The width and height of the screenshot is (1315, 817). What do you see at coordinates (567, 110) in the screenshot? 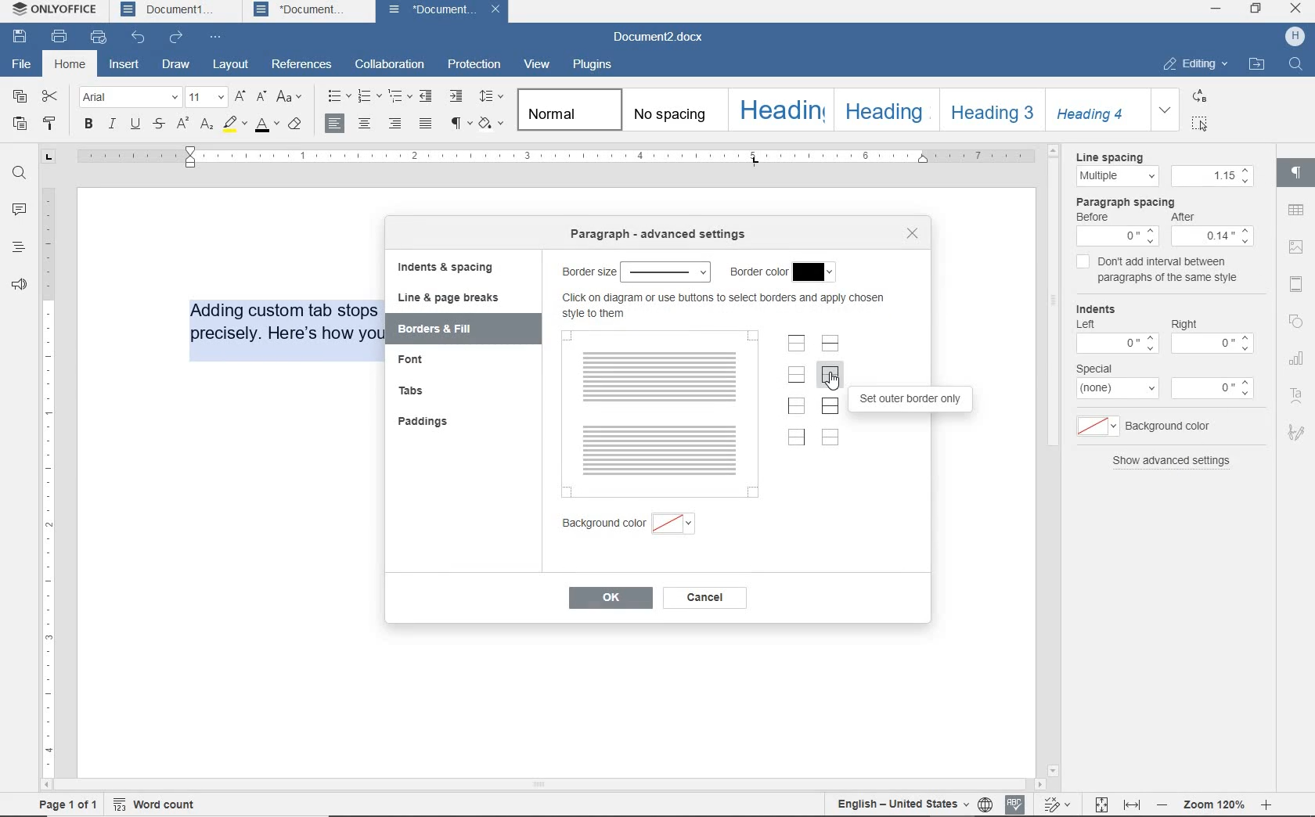
I see `normal` at bounding box center [567, 110].